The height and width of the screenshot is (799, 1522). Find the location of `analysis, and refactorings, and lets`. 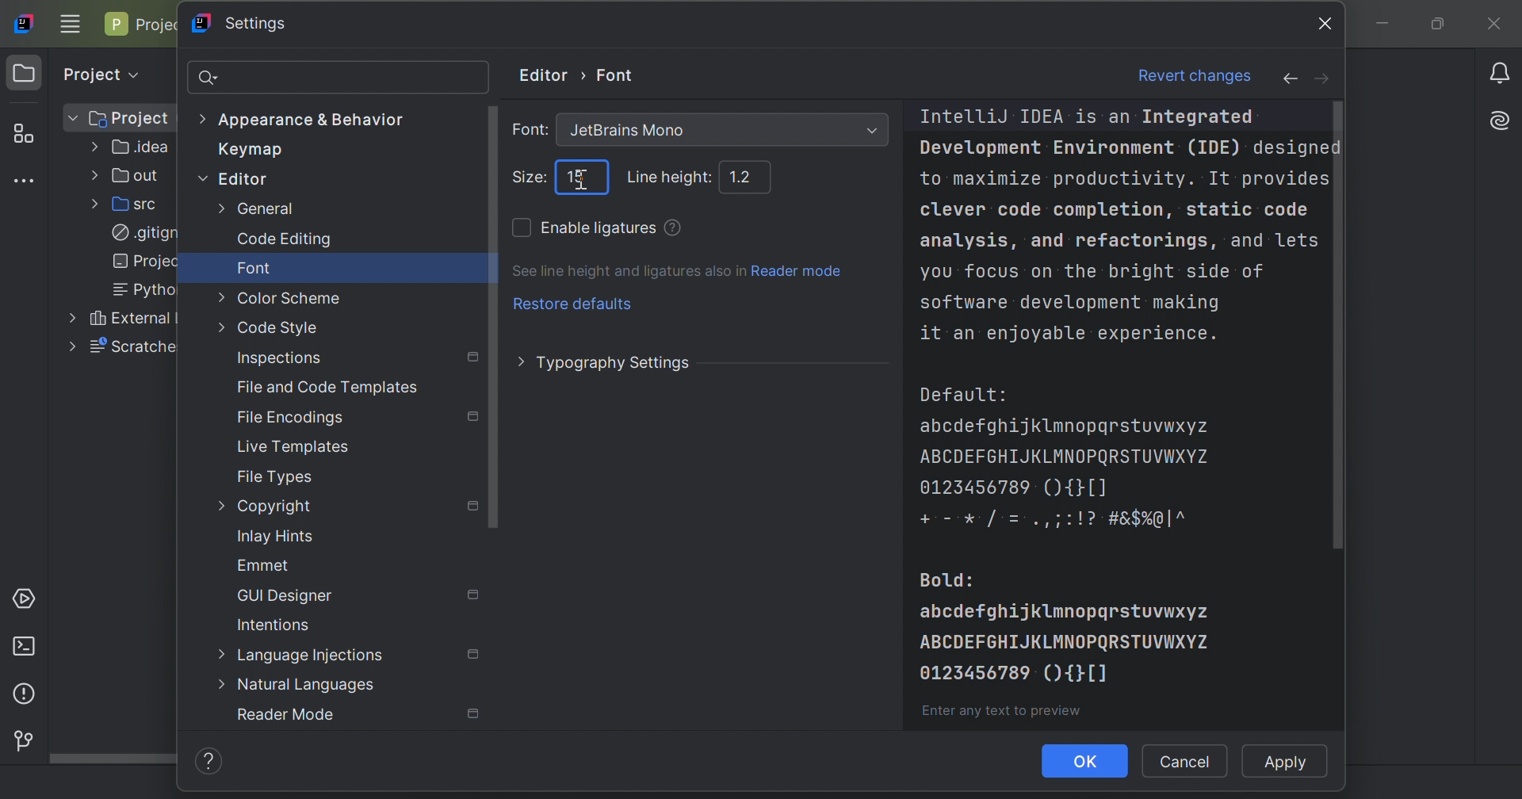

analysis, and refactorings, and lets is located at coordinates (1118, 241).